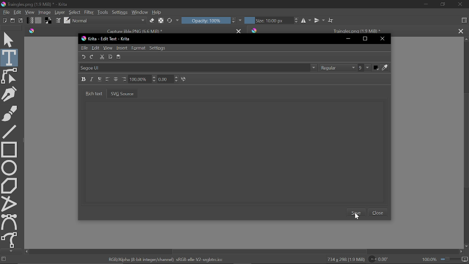 The width and height of the screenshot is (469, 264). Describe the element at coordinates (338, 68) in the screenshot. I see `Regular` at that location.